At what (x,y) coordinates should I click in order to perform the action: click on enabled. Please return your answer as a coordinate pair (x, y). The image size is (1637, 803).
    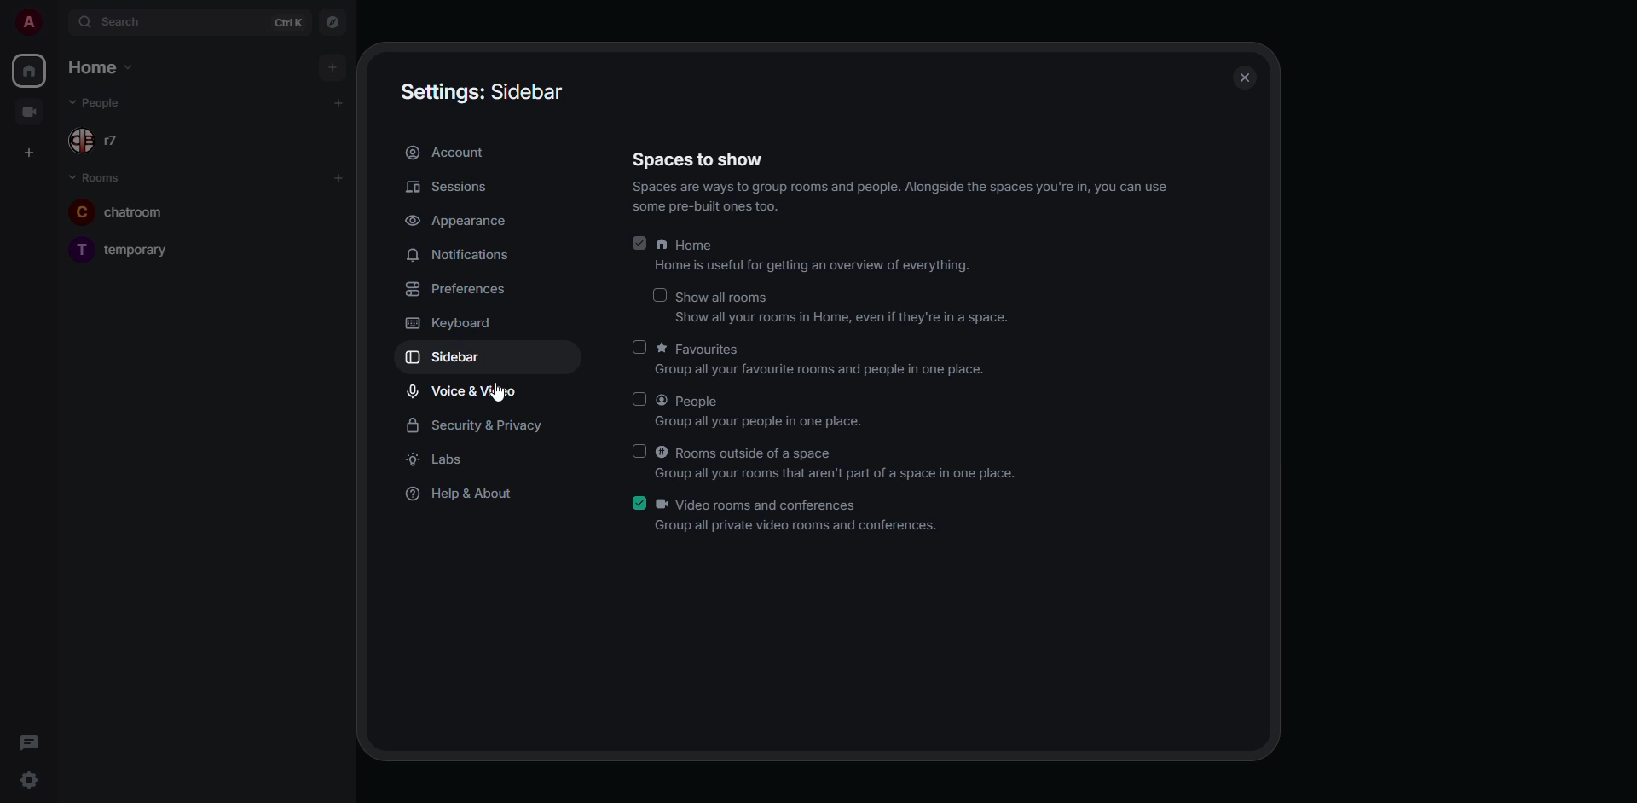
    Looking at the image, I should click on (635, 244).